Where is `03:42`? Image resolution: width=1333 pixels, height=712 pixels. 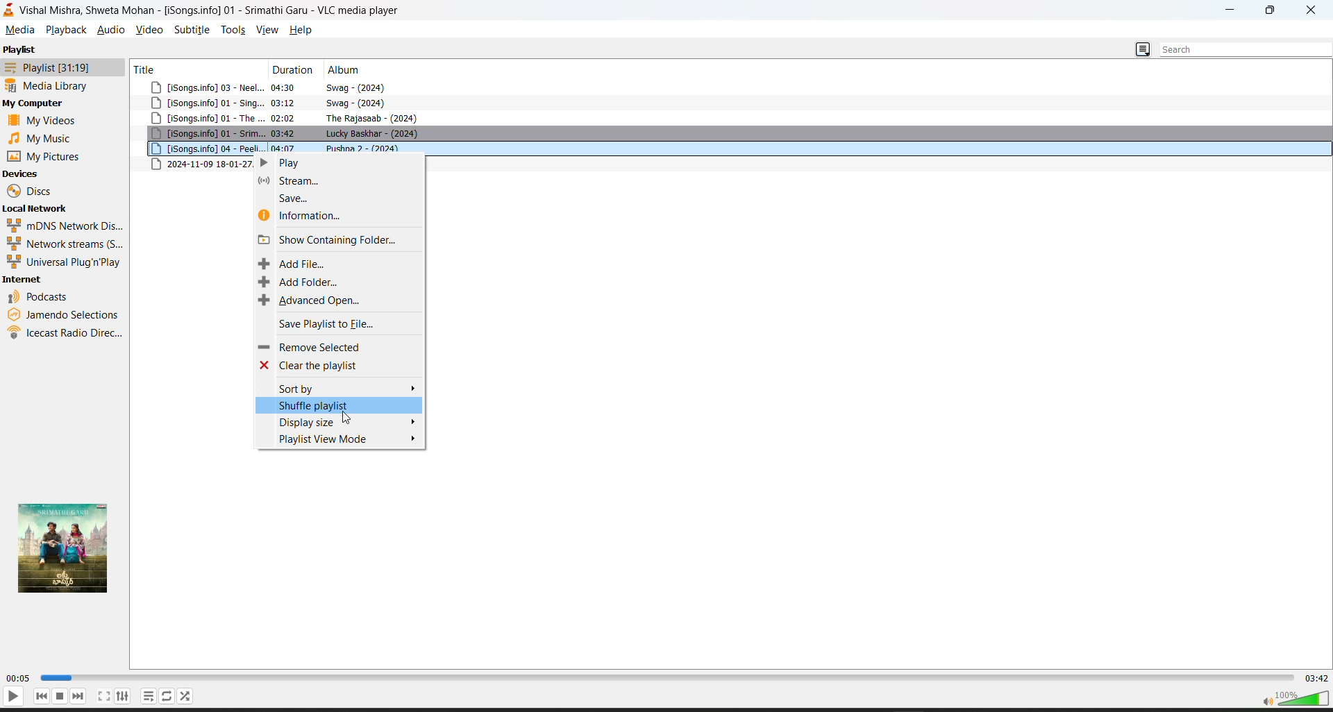 03:42 is located at coordinates (285, 133).